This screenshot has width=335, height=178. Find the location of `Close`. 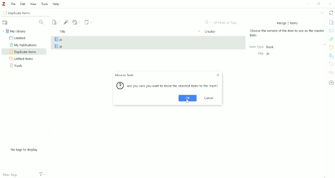

Close is located at coordinates (218, 75).